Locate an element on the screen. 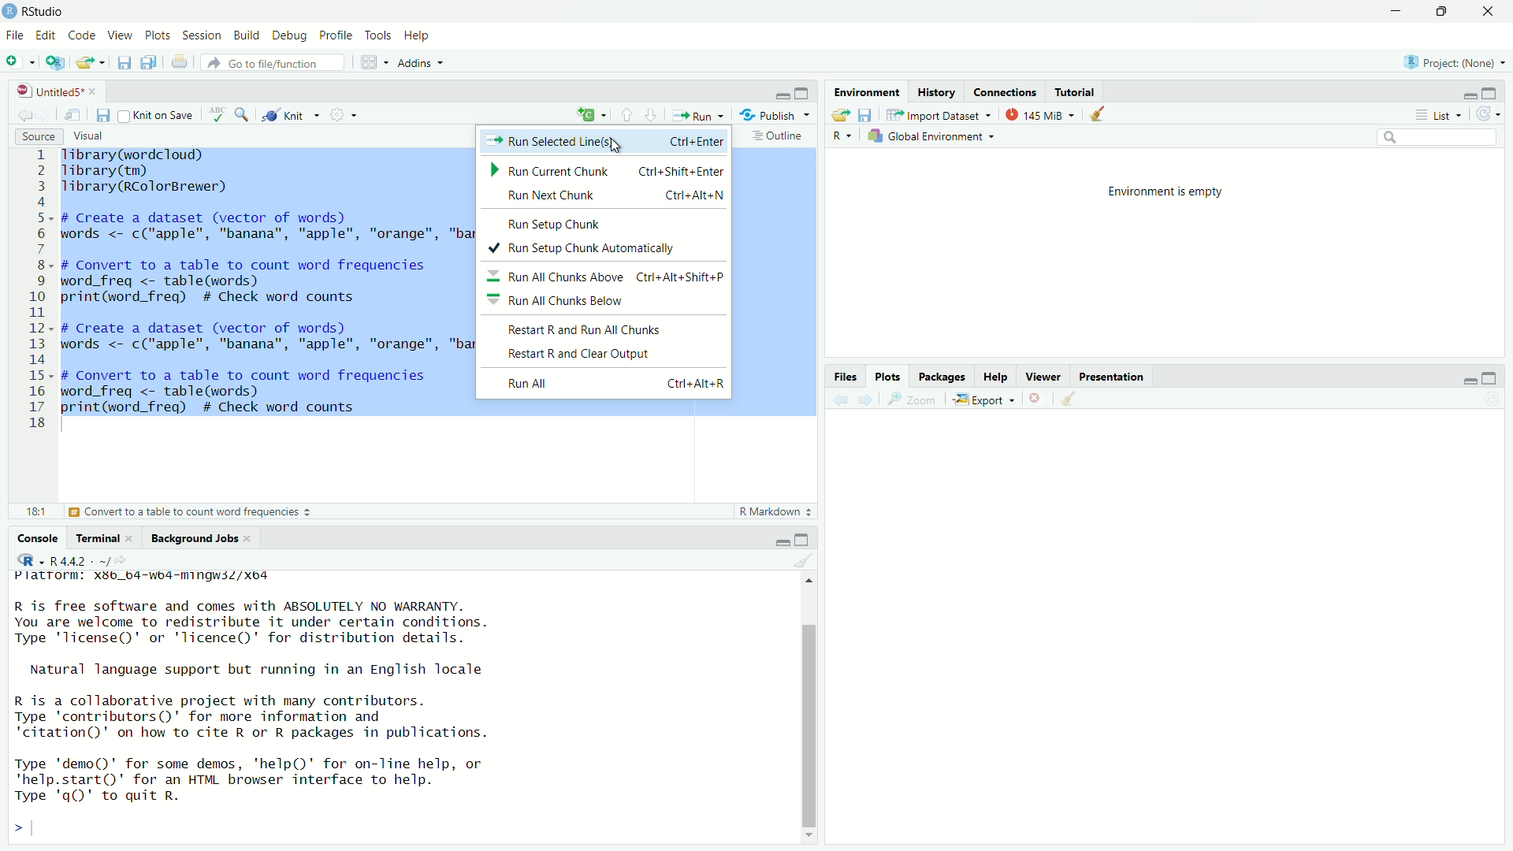 This screenshot has height=851, width=1513. R.4.4.2 is located at coordinates (65, 560).